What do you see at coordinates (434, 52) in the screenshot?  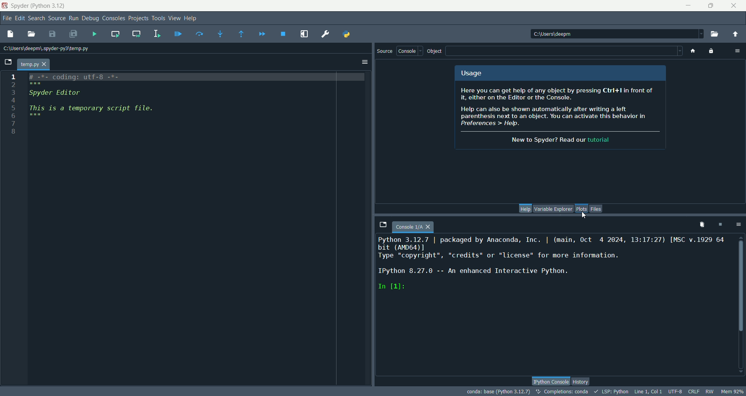 I see `objects` at bounding box center [434, 52].